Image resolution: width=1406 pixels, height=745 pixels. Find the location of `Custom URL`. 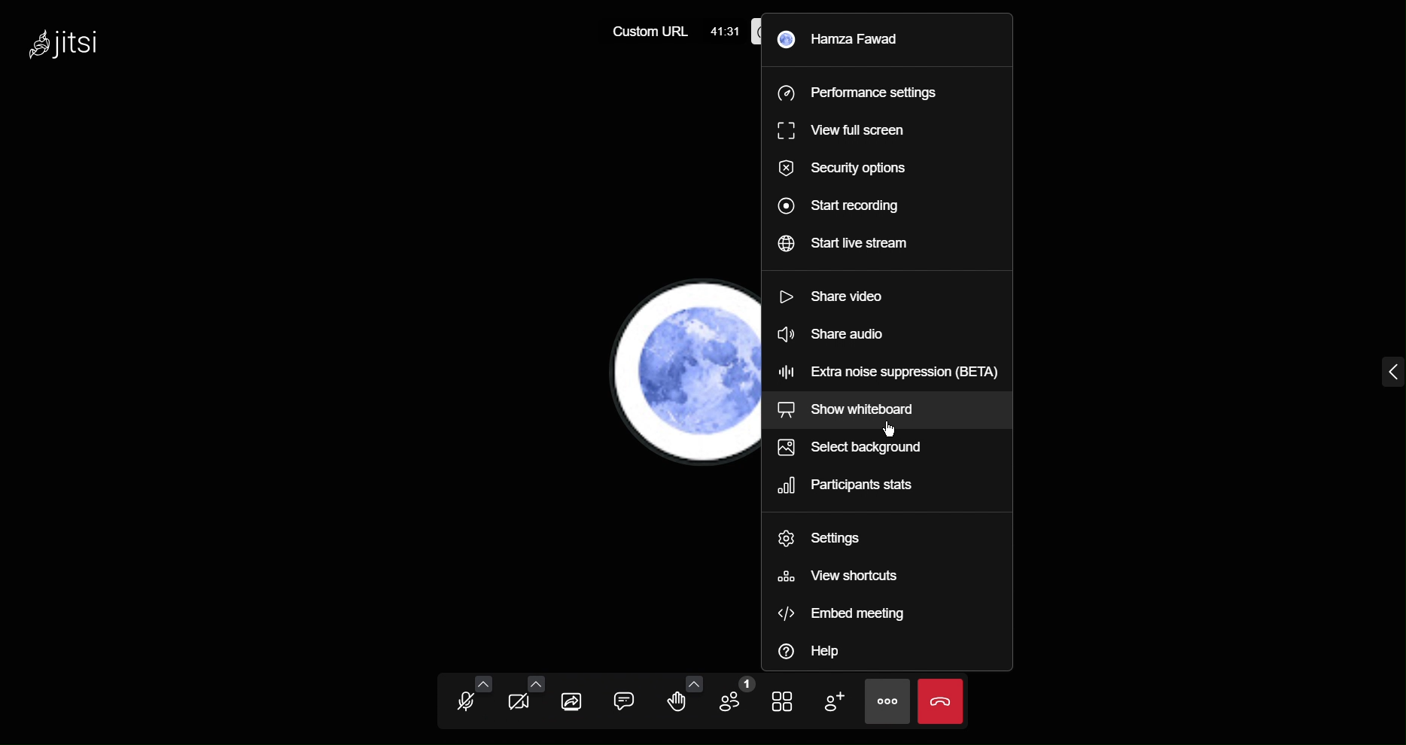

Custom URL is located at coordinates (647, 30).